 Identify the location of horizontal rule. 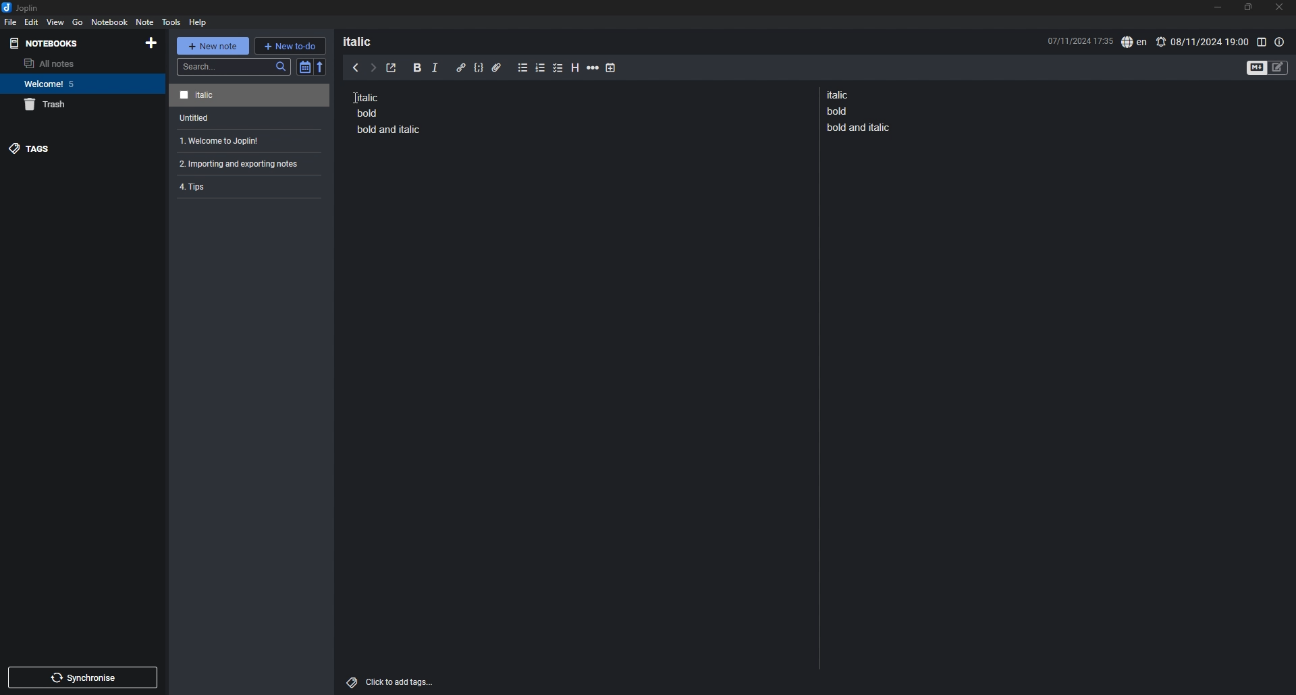
(593, 69).